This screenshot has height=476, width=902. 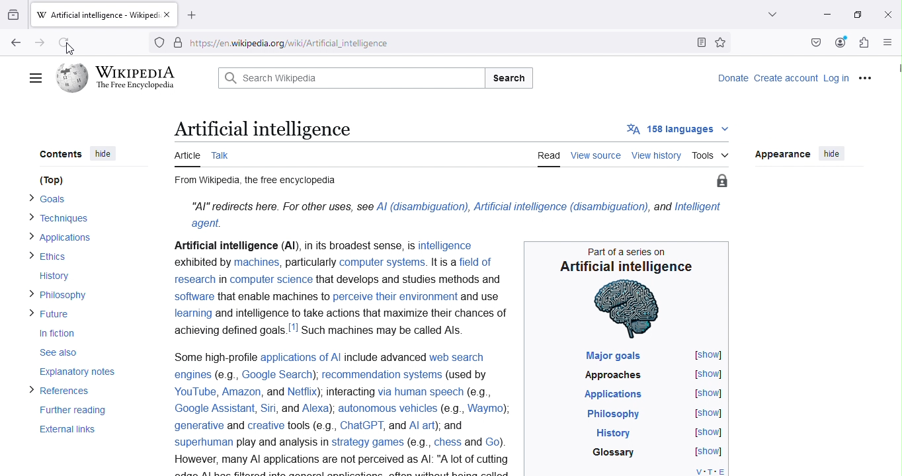 I want to click on Major goals, so click(x=615, y=358).